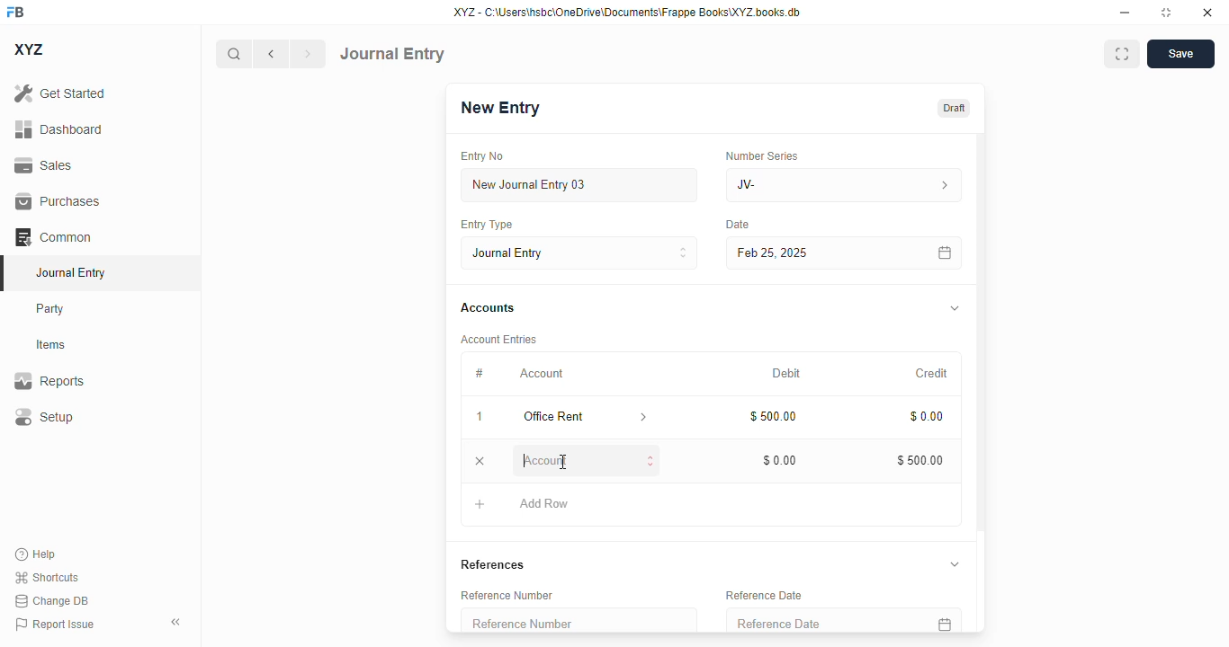 The height and width of the screenshot is (647, 1229). I want to click on calendar icon, so click(943, 620).